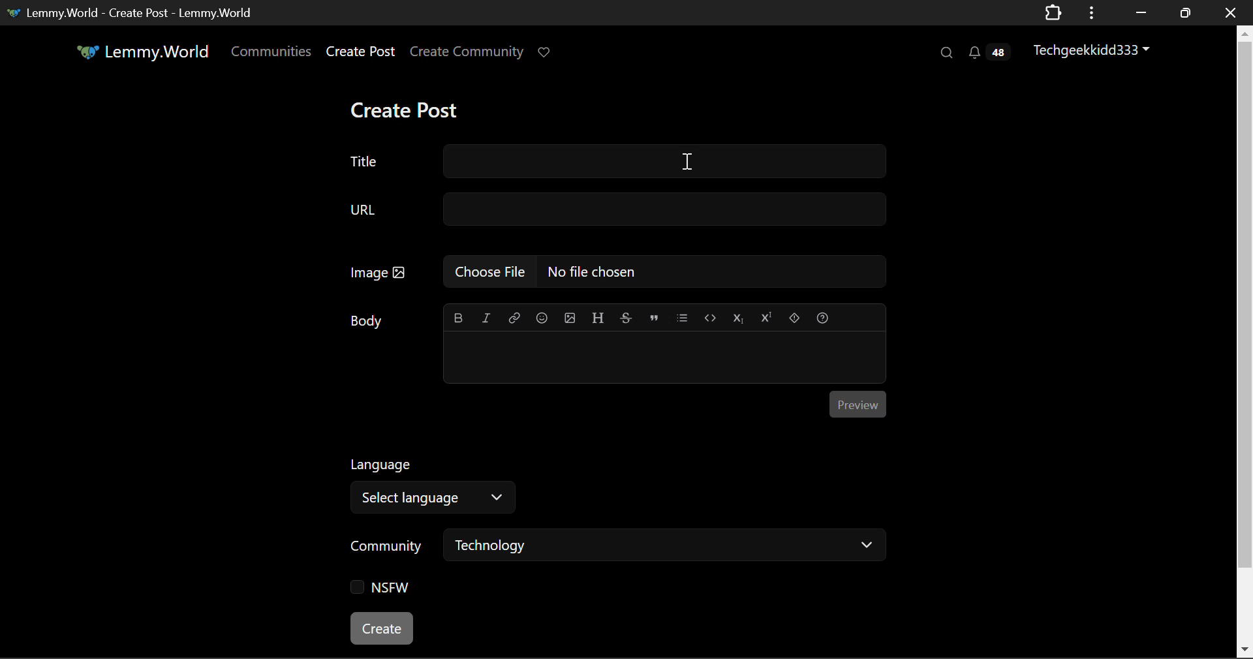  Describe the element at coordinates (403, 112) in the screenshot. I see `Create Post` at that location.